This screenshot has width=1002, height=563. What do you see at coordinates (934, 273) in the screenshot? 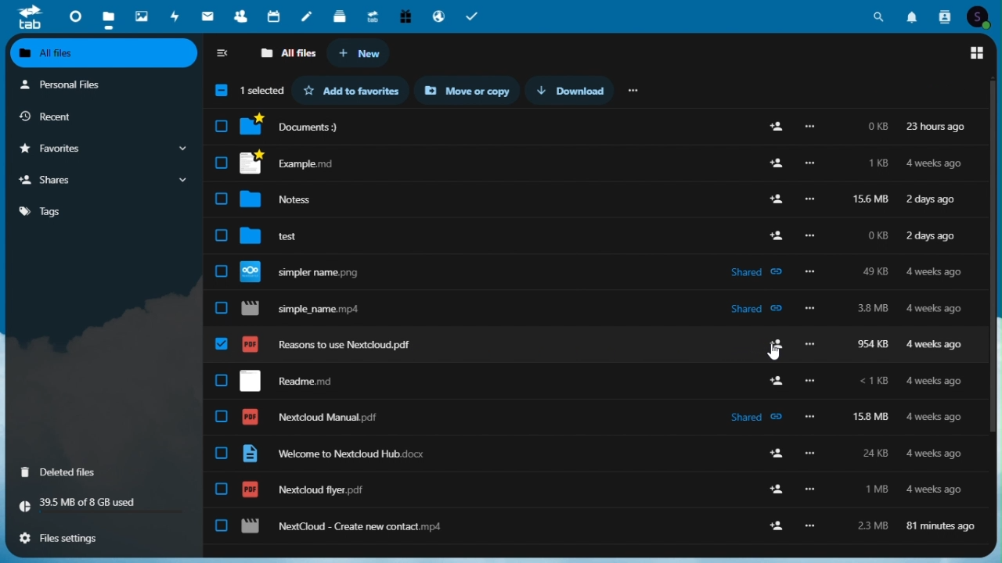
I see `4 weeks ago` at bounding box center [934, 273].